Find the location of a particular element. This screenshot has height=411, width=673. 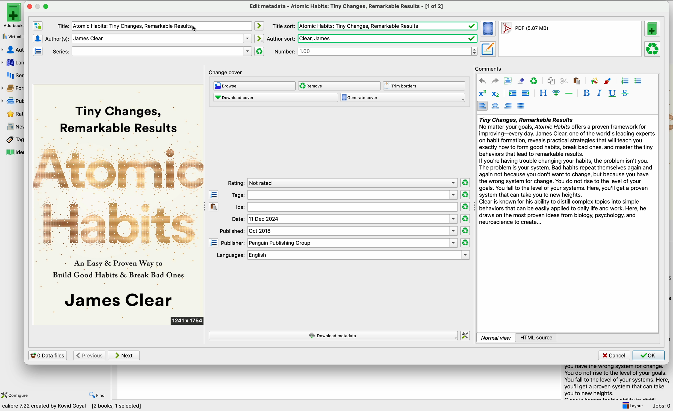

Ids is located at coordinates (345, 207).